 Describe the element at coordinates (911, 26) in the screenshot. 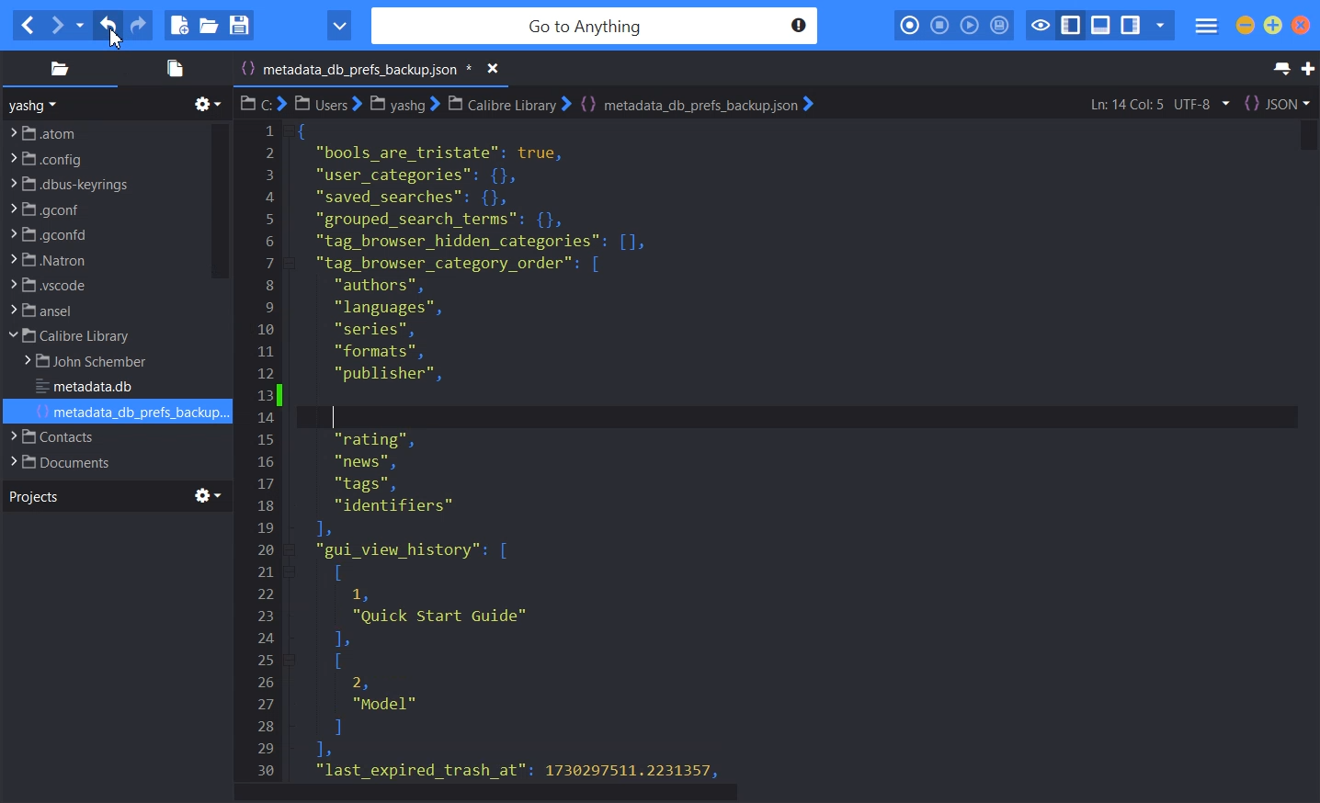

I see `Record Macro` at that location.